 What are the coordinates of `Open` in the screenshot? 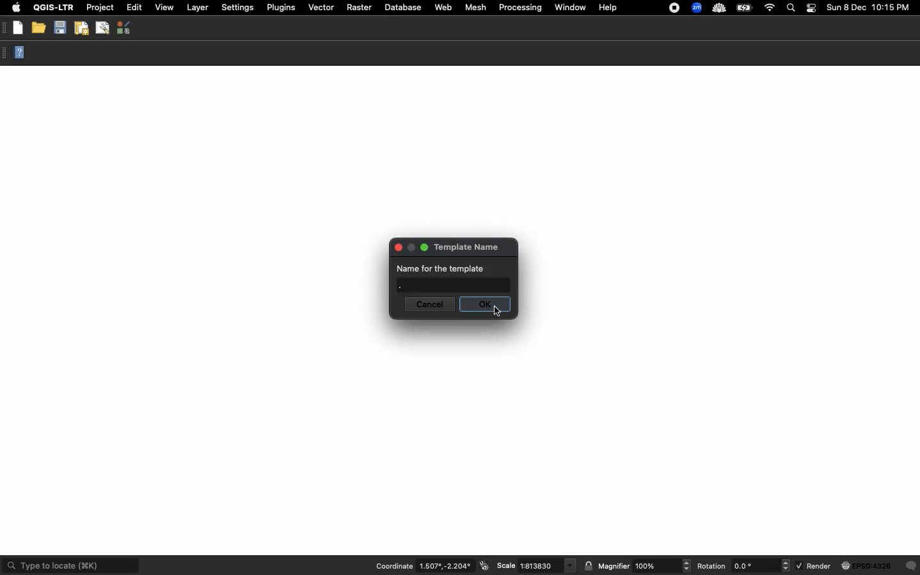 It's located at (38, 29).